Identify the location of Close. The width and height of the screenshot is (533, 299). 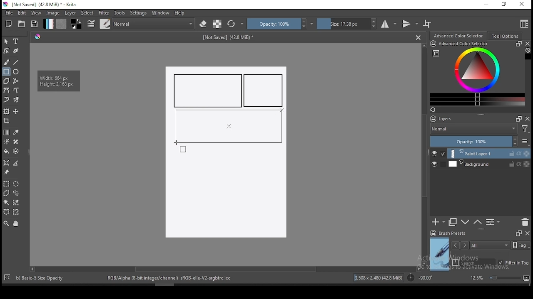
(418, 37).